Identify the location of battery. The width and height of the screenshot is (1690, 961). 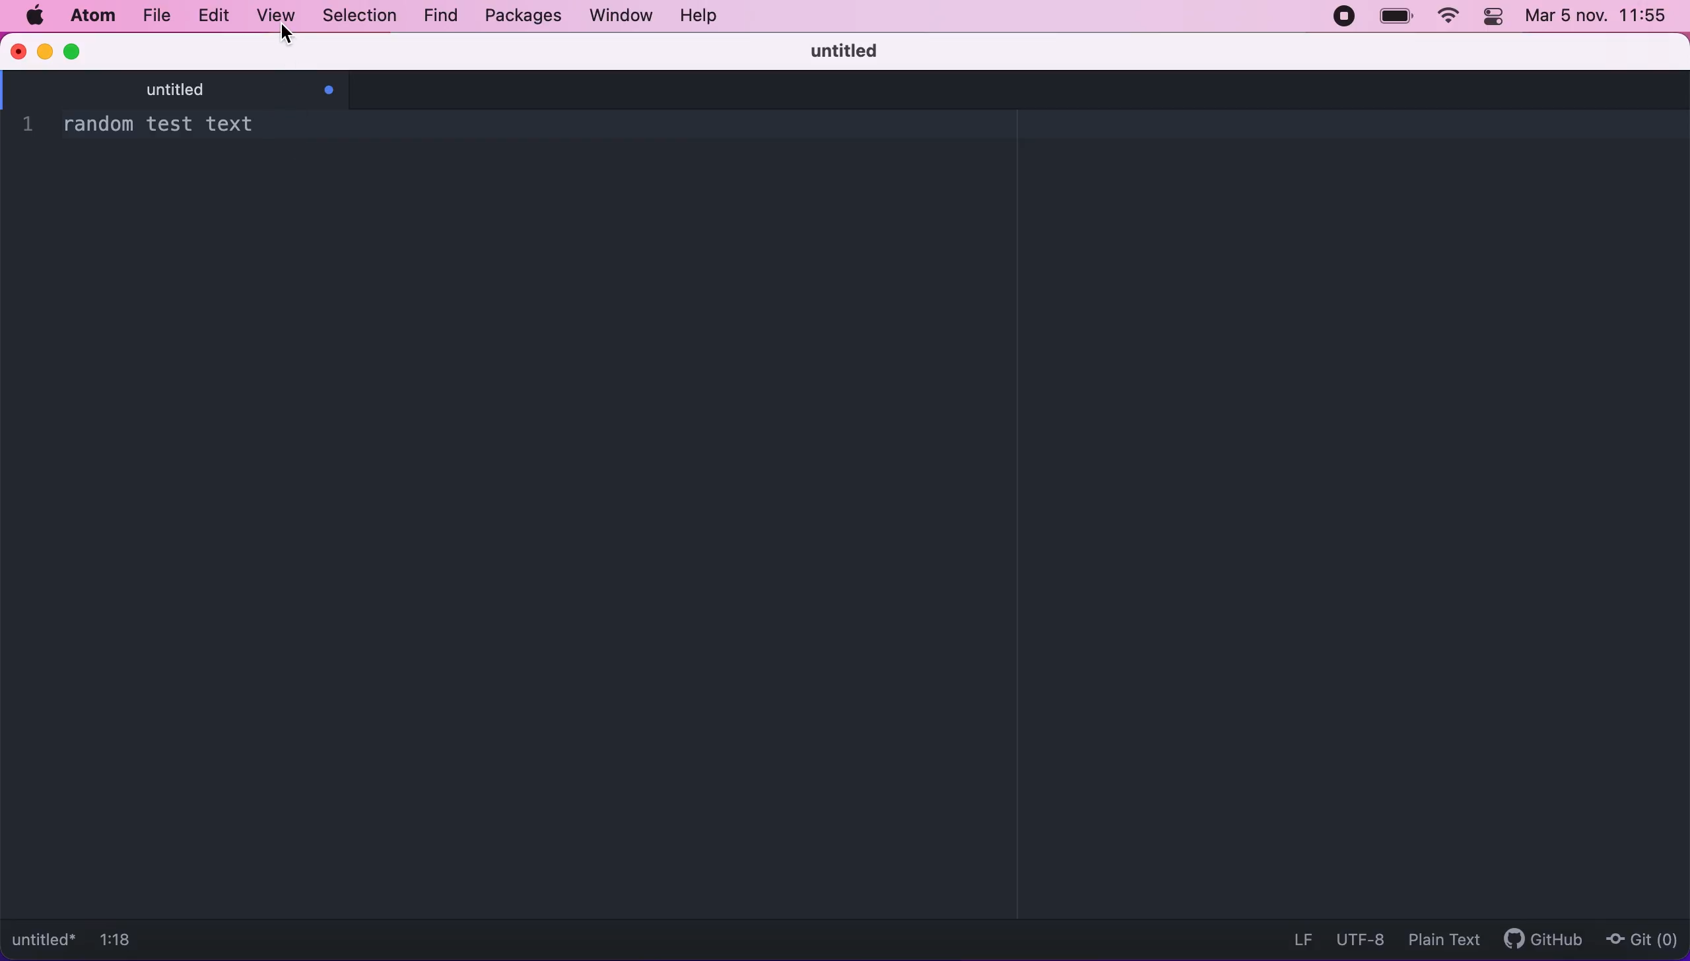
(1391, 21).